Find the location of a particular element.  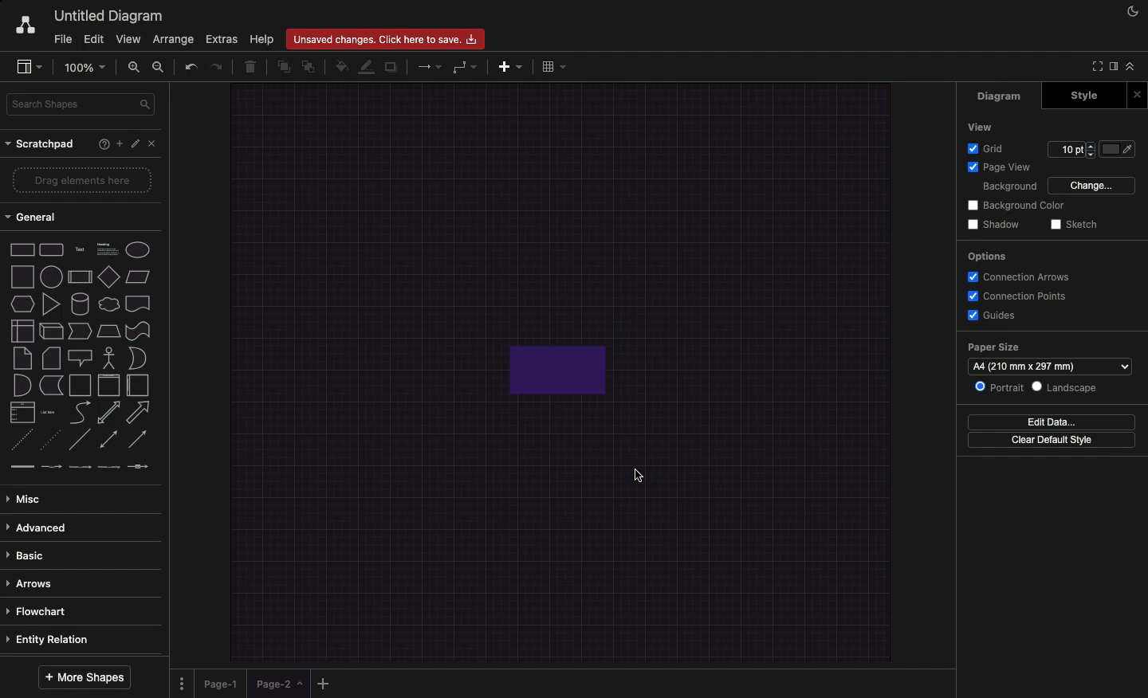

Flowchart is located at coordinates (39, 610).